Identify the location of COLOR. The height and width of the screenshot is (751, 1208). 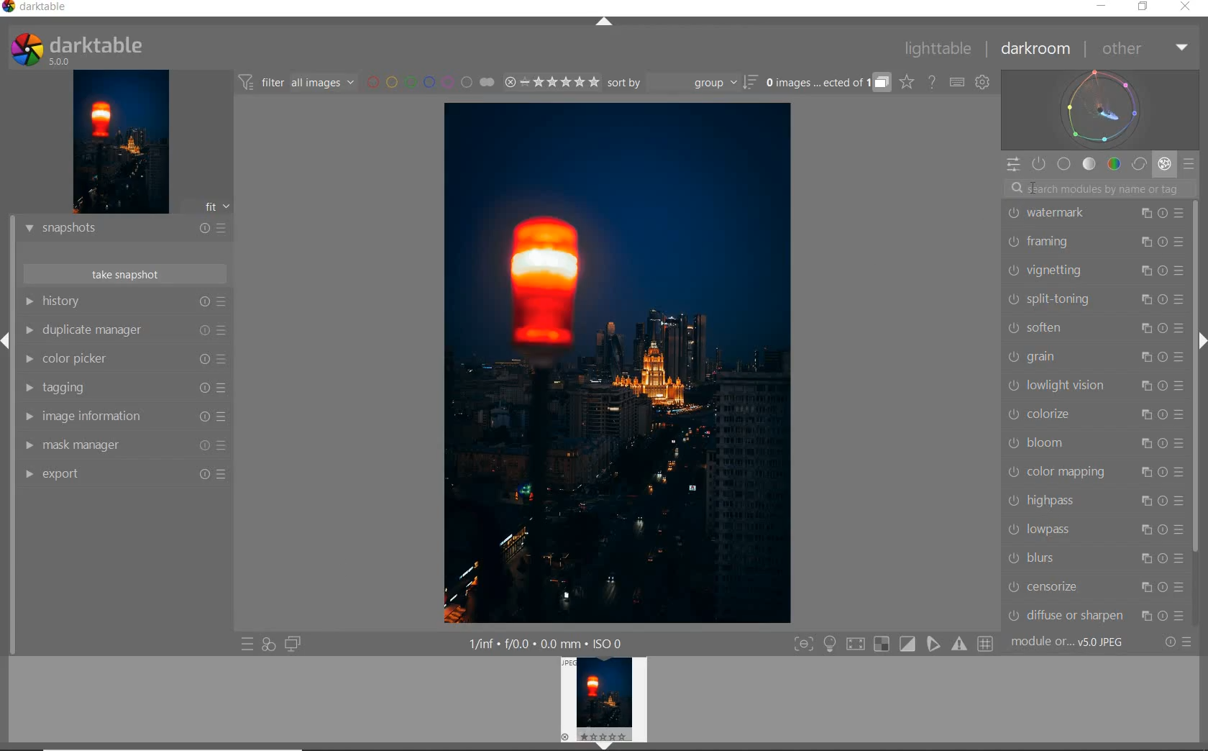
(1114, 165).